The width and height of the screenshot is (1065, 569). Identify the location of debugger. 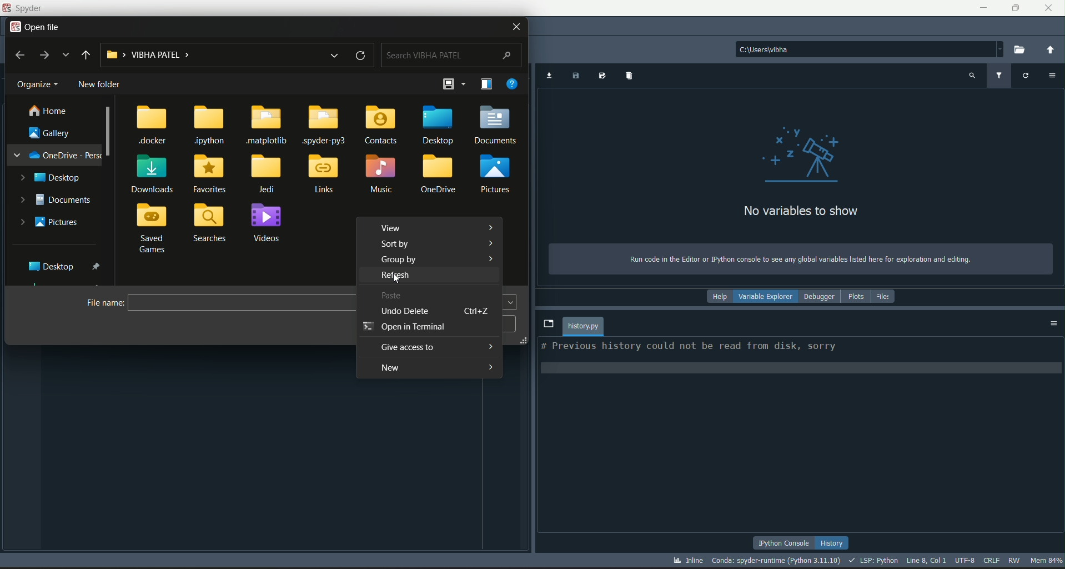
(820, 296).